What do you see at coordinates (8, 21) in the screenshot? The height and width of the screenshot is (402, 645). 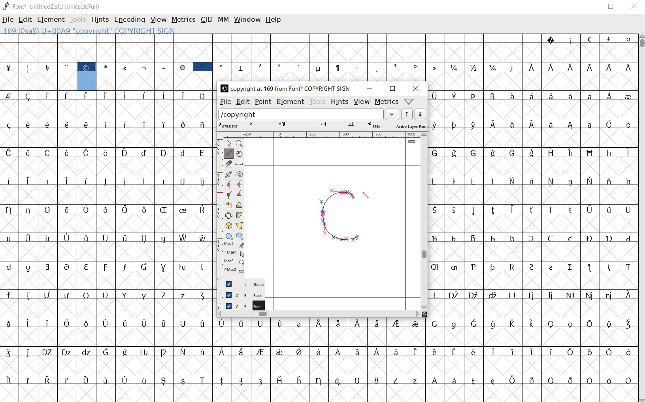 I see `file` at bounding box center [8, 21].